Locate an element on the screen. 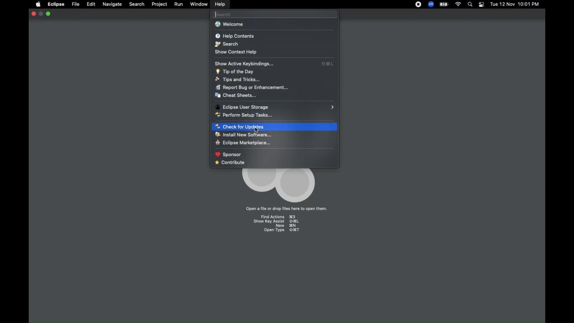 The height and width of the screenshot is (323, 574). Cursor is located at coordinates (257, 130).